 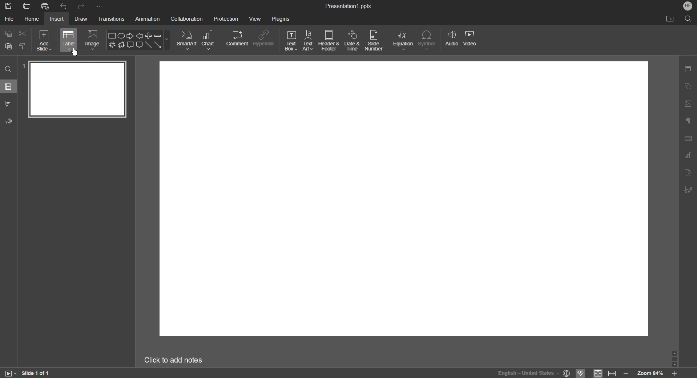 What do you see at coordinates (452, 40) in the screenshot?
I see `Audio` at bounding box center [452, 40].